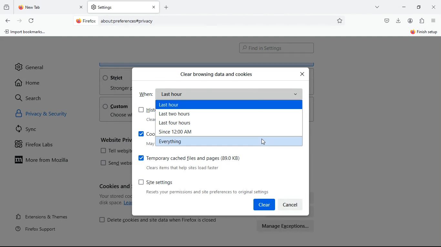 This screenshot has width=441, height=247. Describe the element at coordinates (179, 132) in the screenshot. I see `since 12:00 AM` at that location.